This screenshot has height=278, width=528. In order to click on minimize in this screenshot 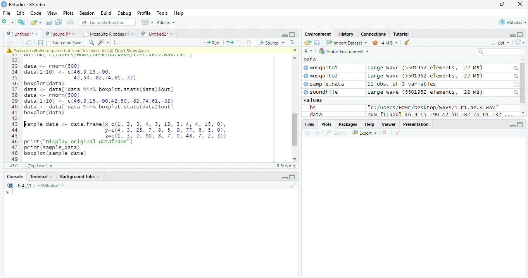, I will do `click(485, 4)`.